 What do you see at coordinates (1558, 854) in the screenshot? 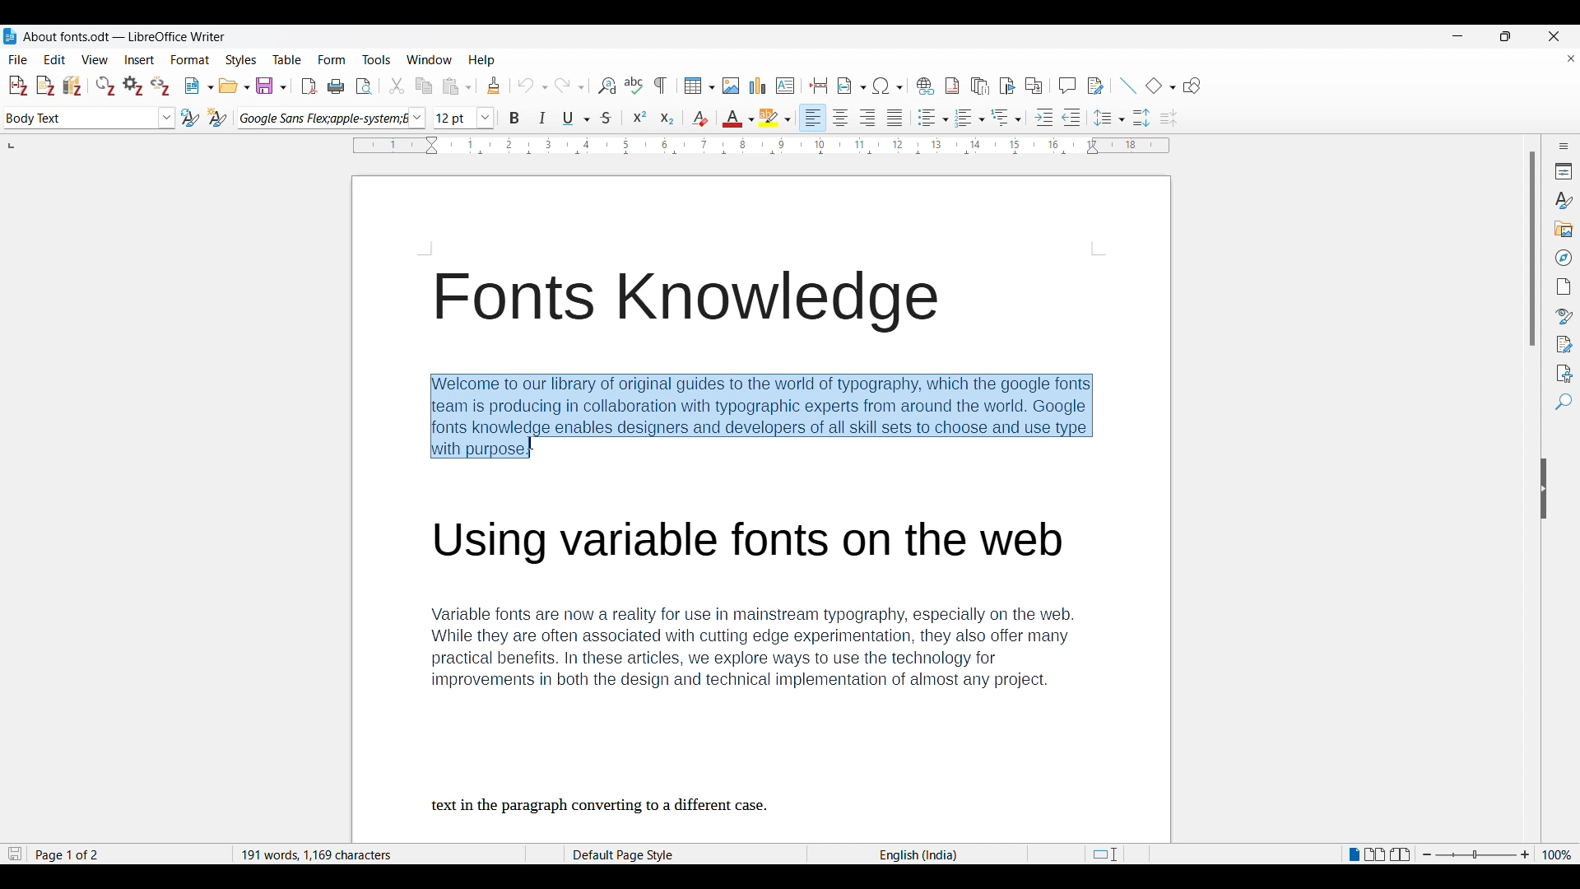
I see `Current zoom factor` at bounding box center [1558, 854].